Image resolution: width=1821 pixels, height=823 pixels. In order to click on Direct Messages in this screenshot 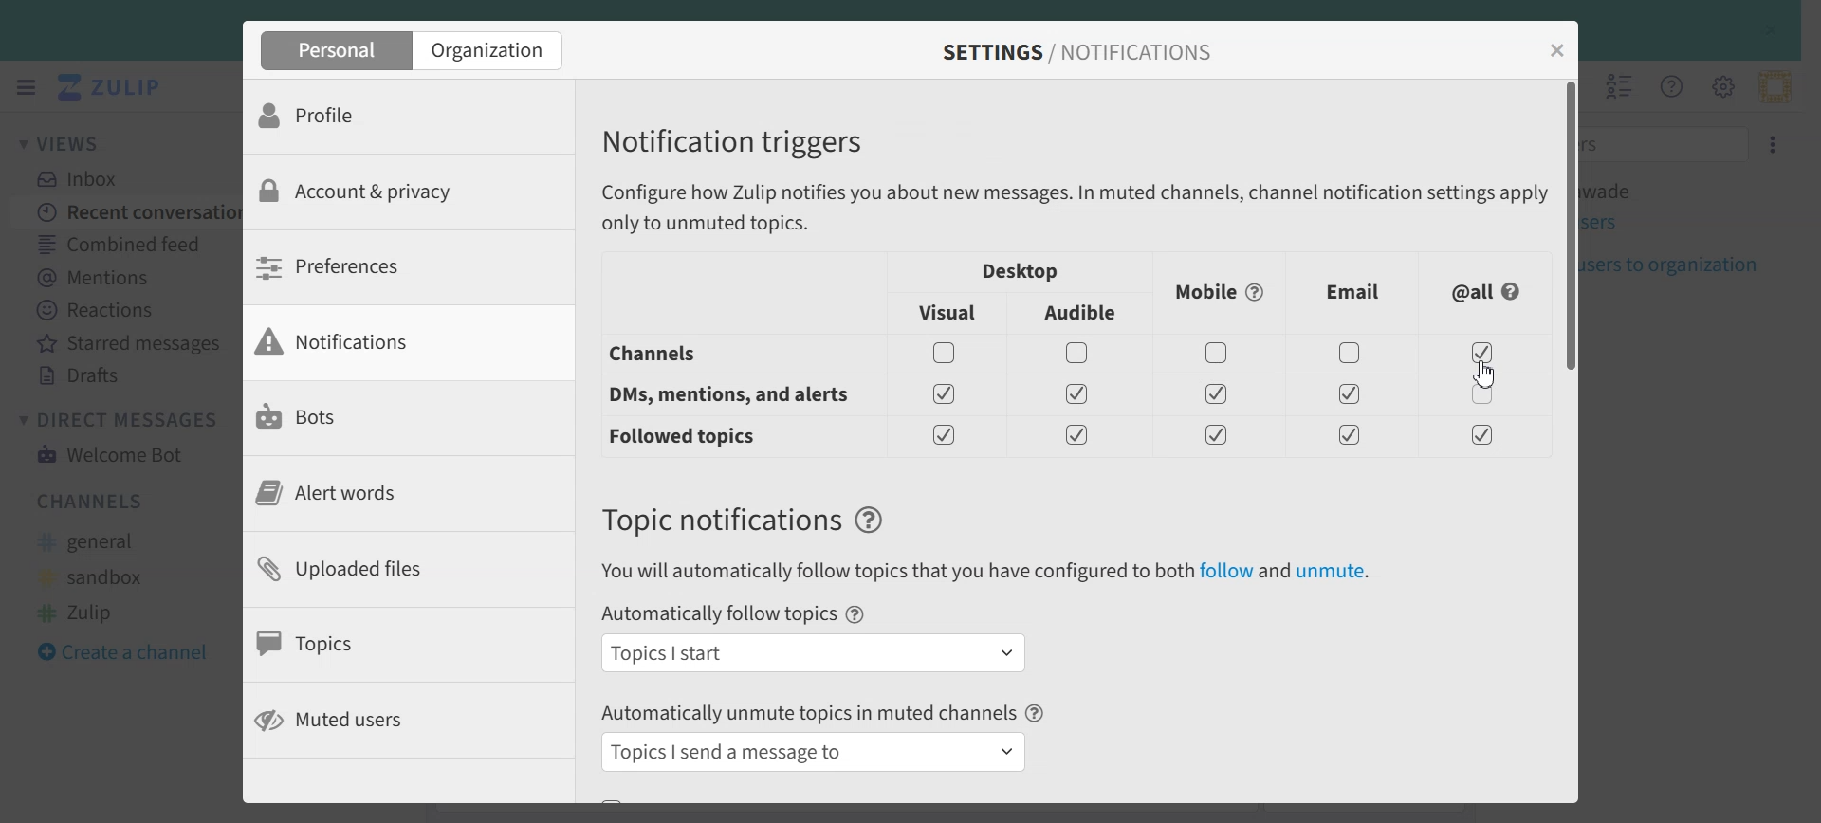, I will do `click(124, 419)`.